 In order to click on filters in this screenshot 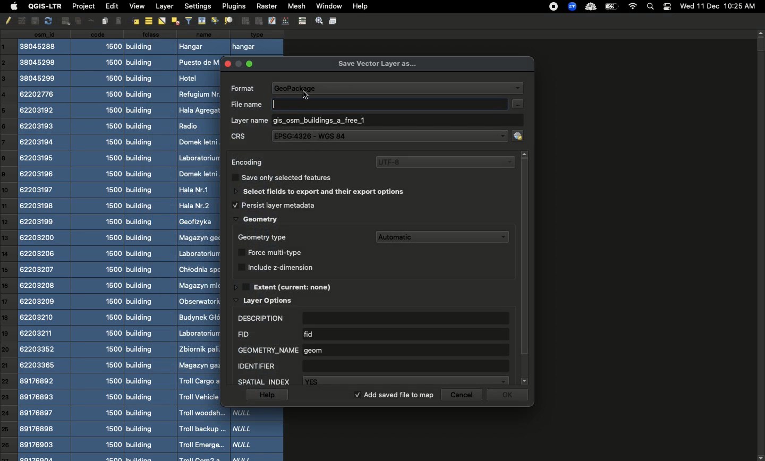, I will do `click(189, 20)`.